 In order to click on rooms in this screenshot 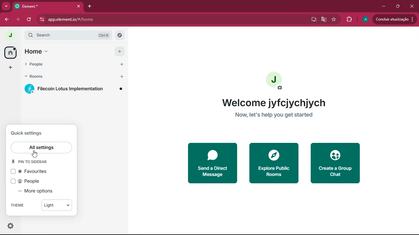, I will do `click(74, 76)`.